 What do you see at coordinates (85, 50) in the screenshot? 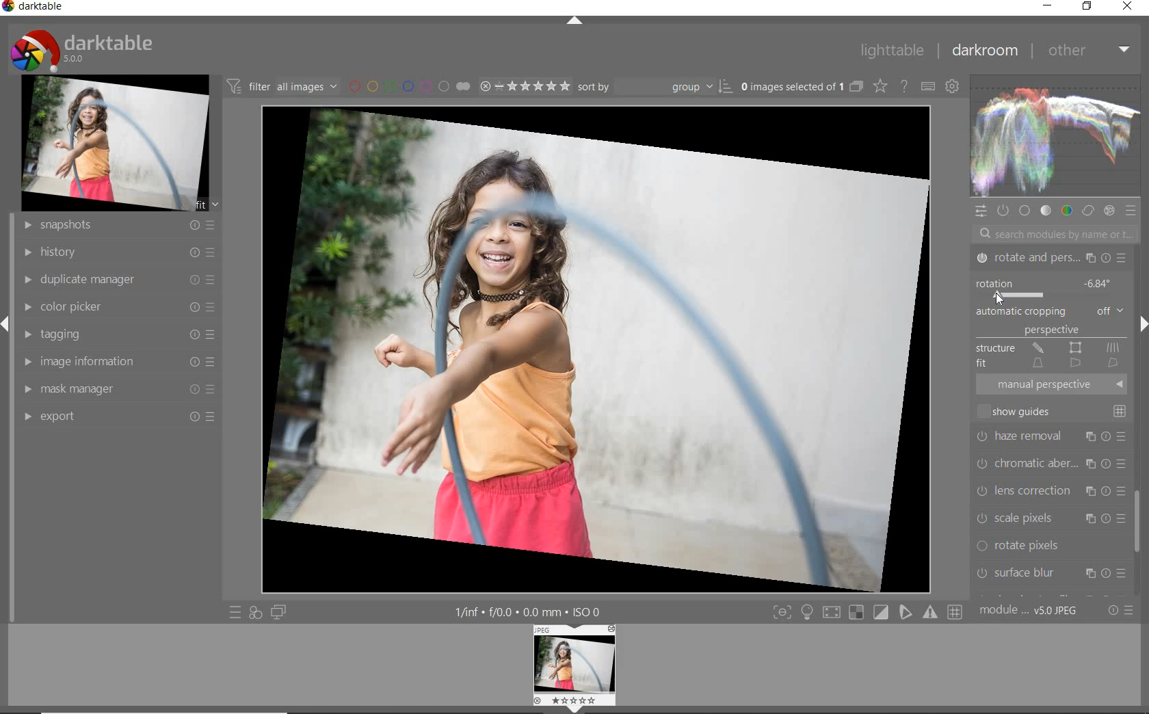
I see `system logo & name` at bounding box center [85, 50].